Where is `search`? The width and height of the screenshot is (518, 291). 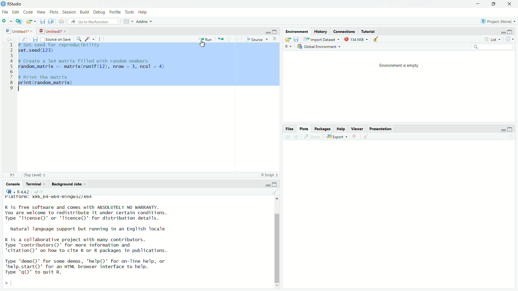 search is located at coordinates (491, 48).